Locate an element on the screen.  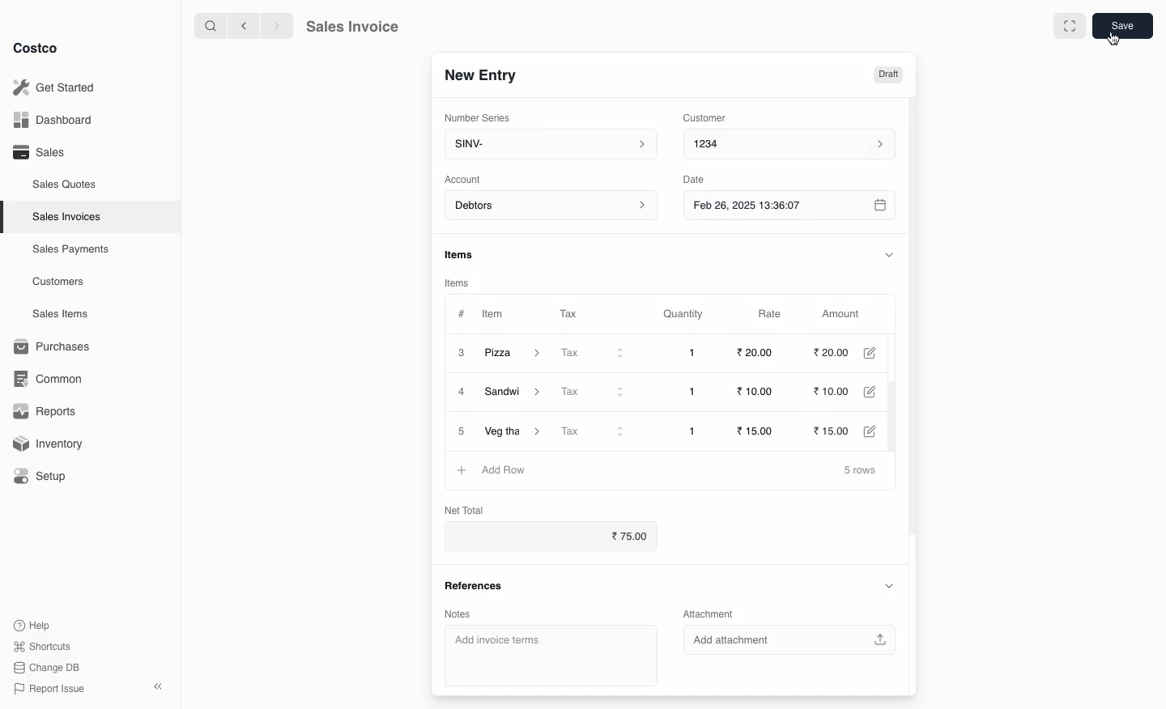
Cursor is located at coordinates (1110, 47).